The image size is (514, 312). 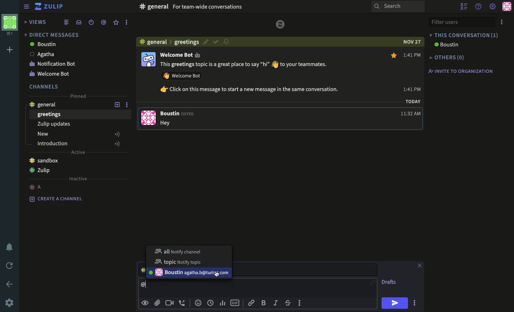 I want to click on inbox, so click(x=78, y=22).